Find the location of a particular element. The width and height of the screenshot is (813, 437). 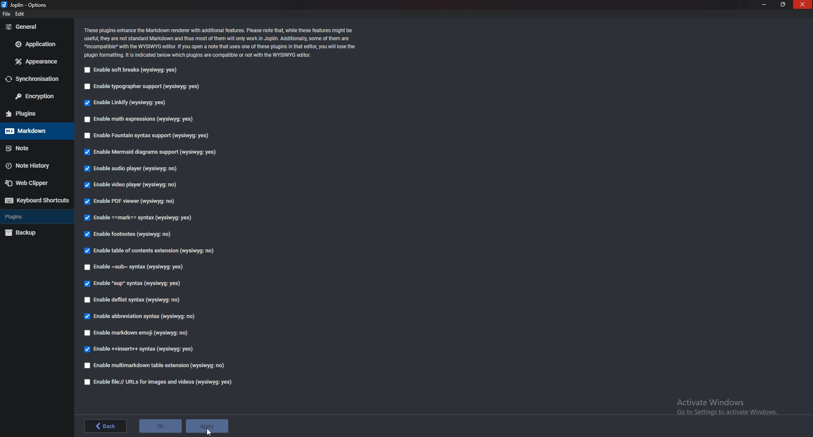

Enable sup syntax is located at coordinates (133, 283).